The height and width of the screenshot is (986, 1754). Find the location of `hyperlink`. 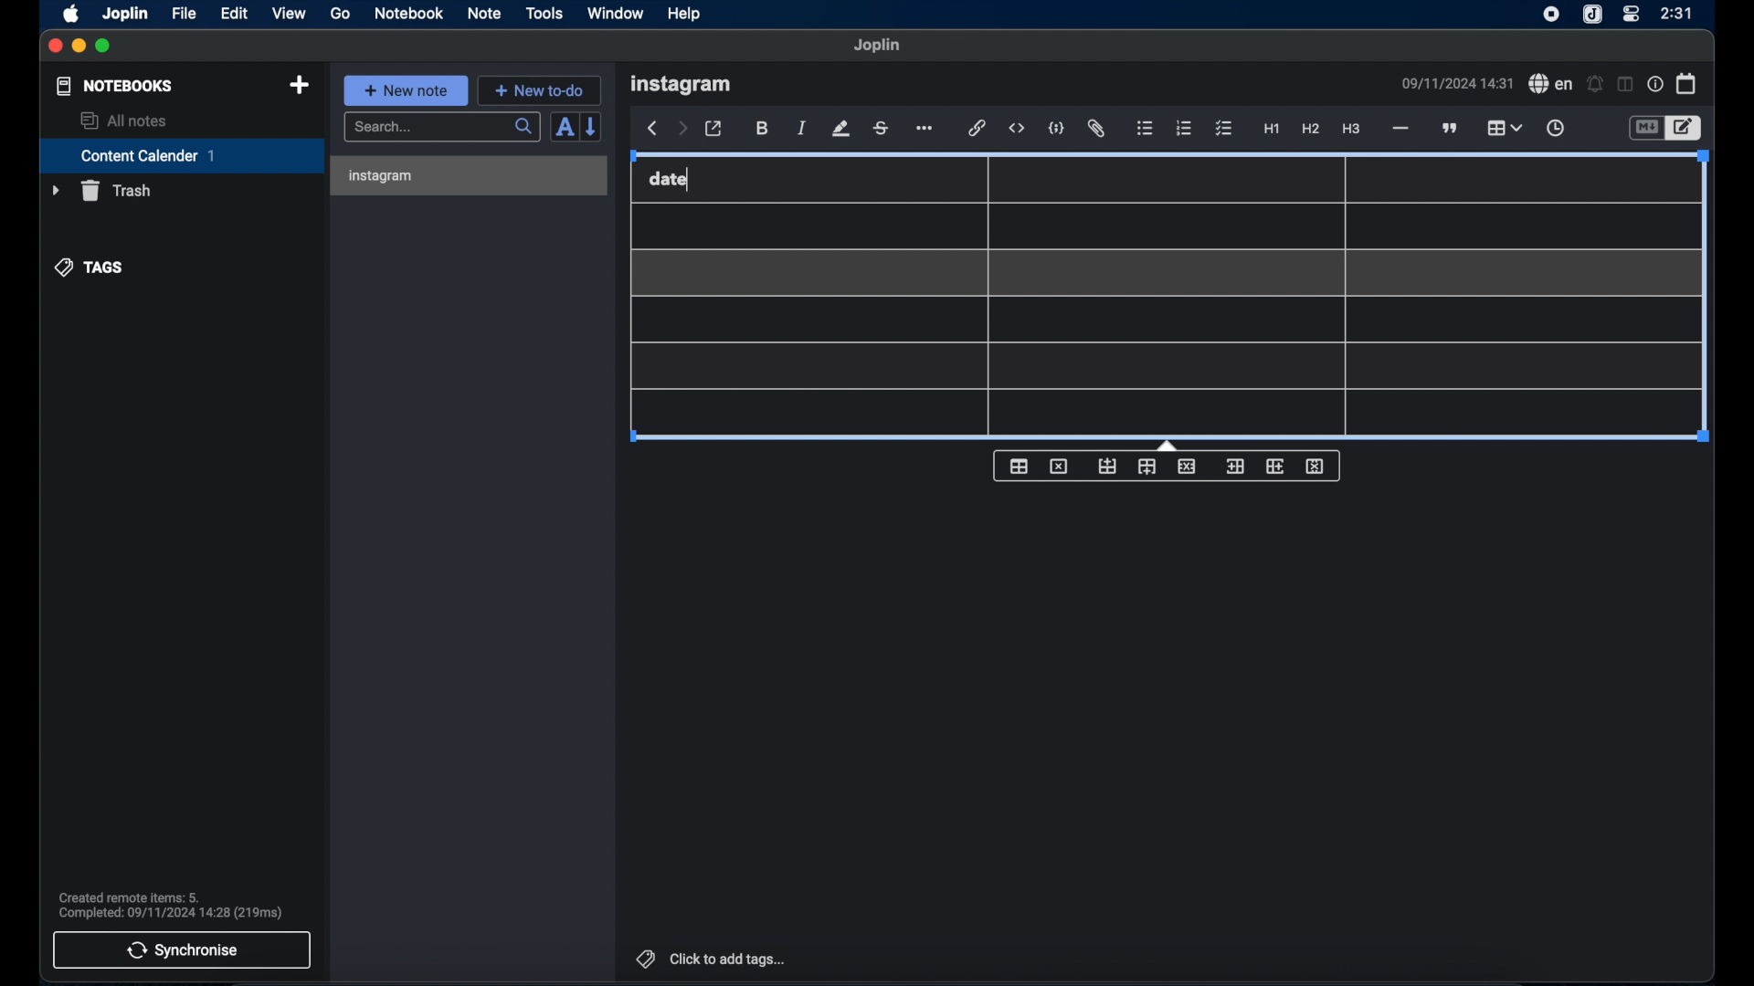

hyperlink is located at coordinates (976, 127).